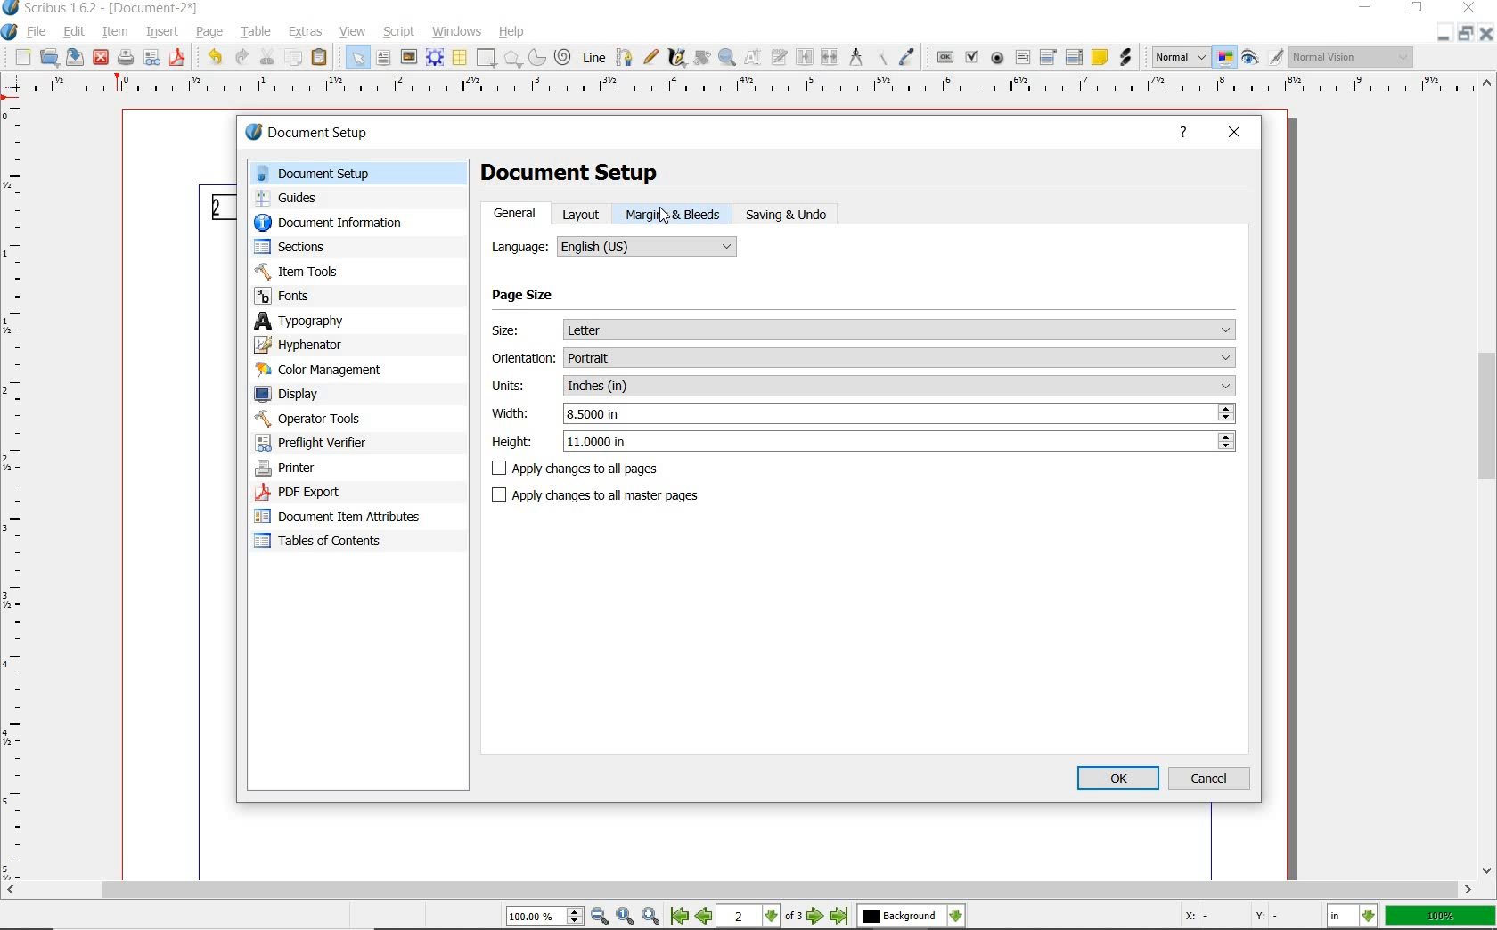 The width and height of the screenshot is (1497, 930). What do you see at coordinates (797, 216) in the screenshot?
I see `saving & undo` at bounding box center [797, 216].